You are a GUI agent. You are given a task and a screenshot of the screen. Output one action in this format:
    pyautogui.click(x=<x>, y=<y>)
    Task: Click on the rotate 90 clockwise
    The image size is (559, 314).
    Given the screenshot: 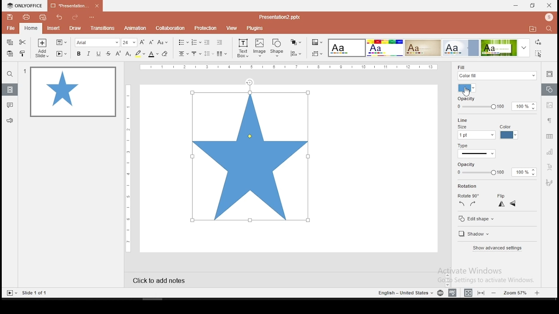 What is the action you would take?
    pyautogui.click(x=473, y=204)
    